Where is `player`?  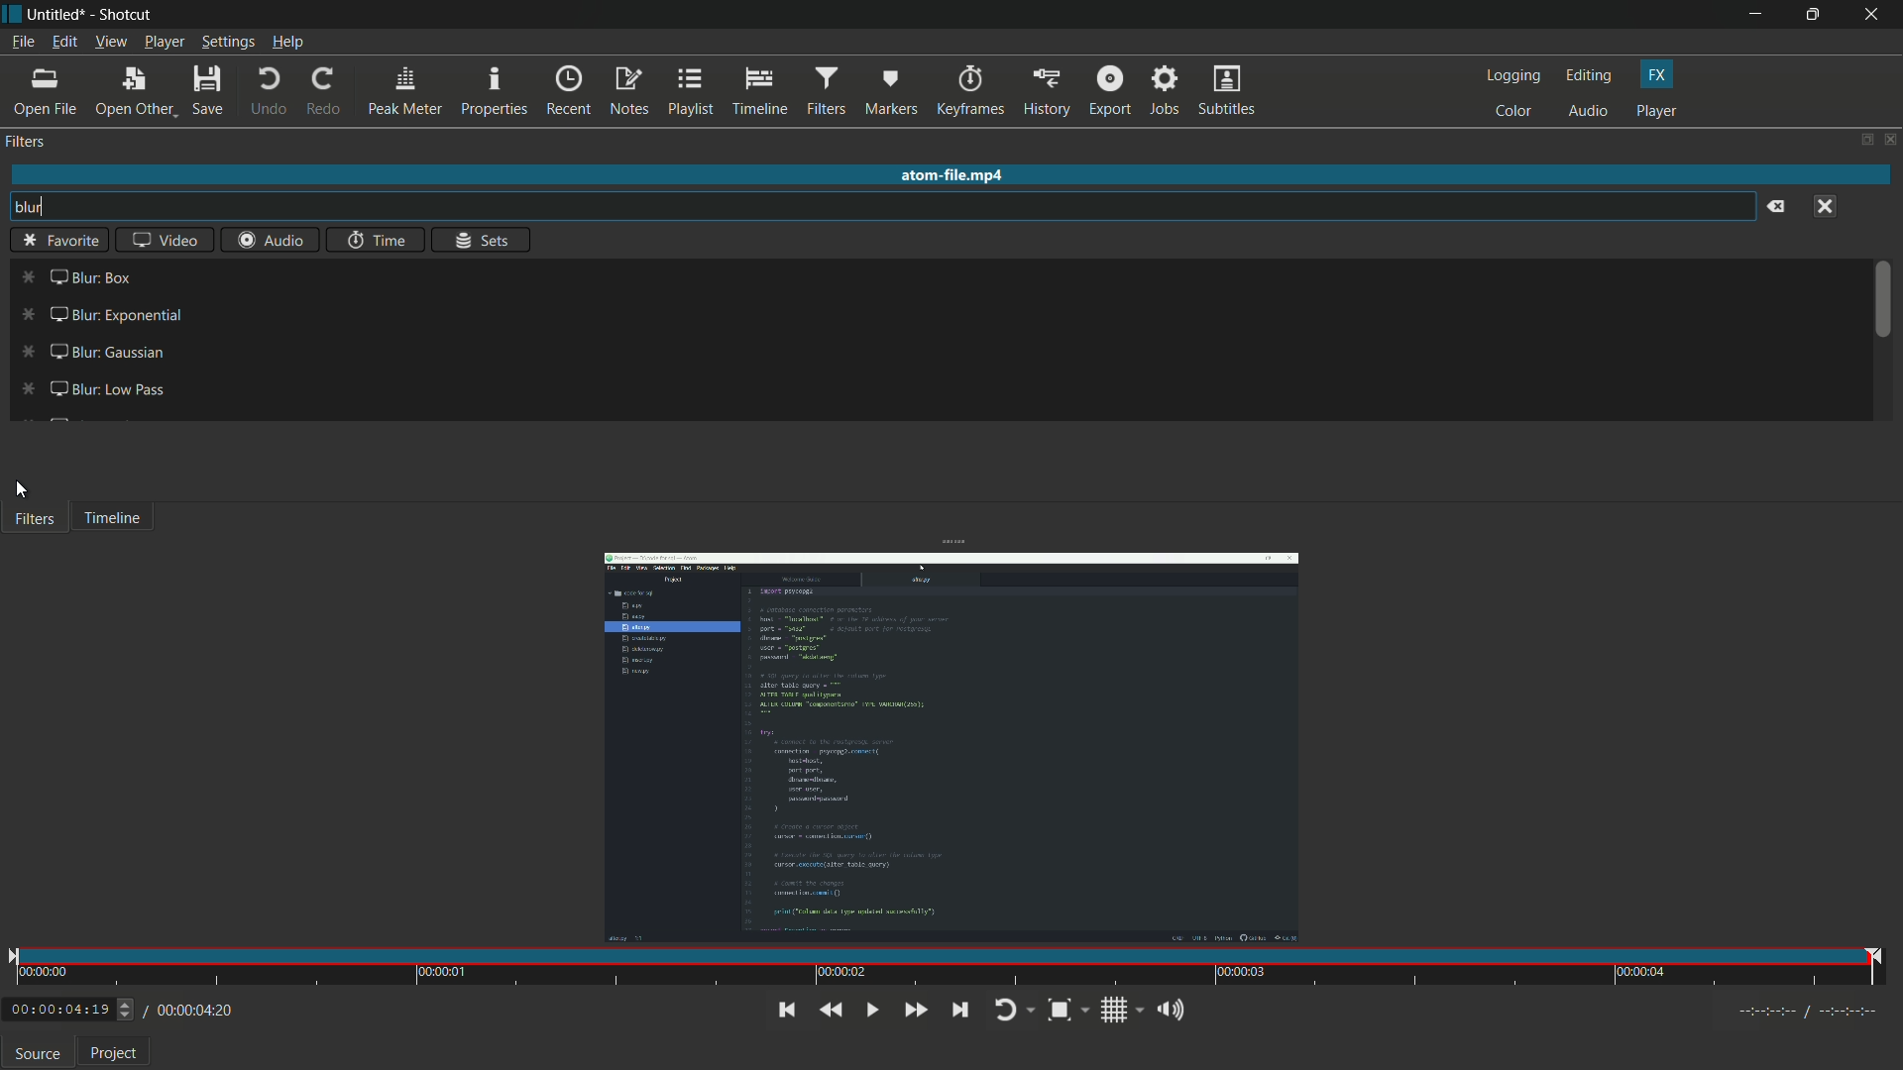 player is located at coordinates (1657, 110).